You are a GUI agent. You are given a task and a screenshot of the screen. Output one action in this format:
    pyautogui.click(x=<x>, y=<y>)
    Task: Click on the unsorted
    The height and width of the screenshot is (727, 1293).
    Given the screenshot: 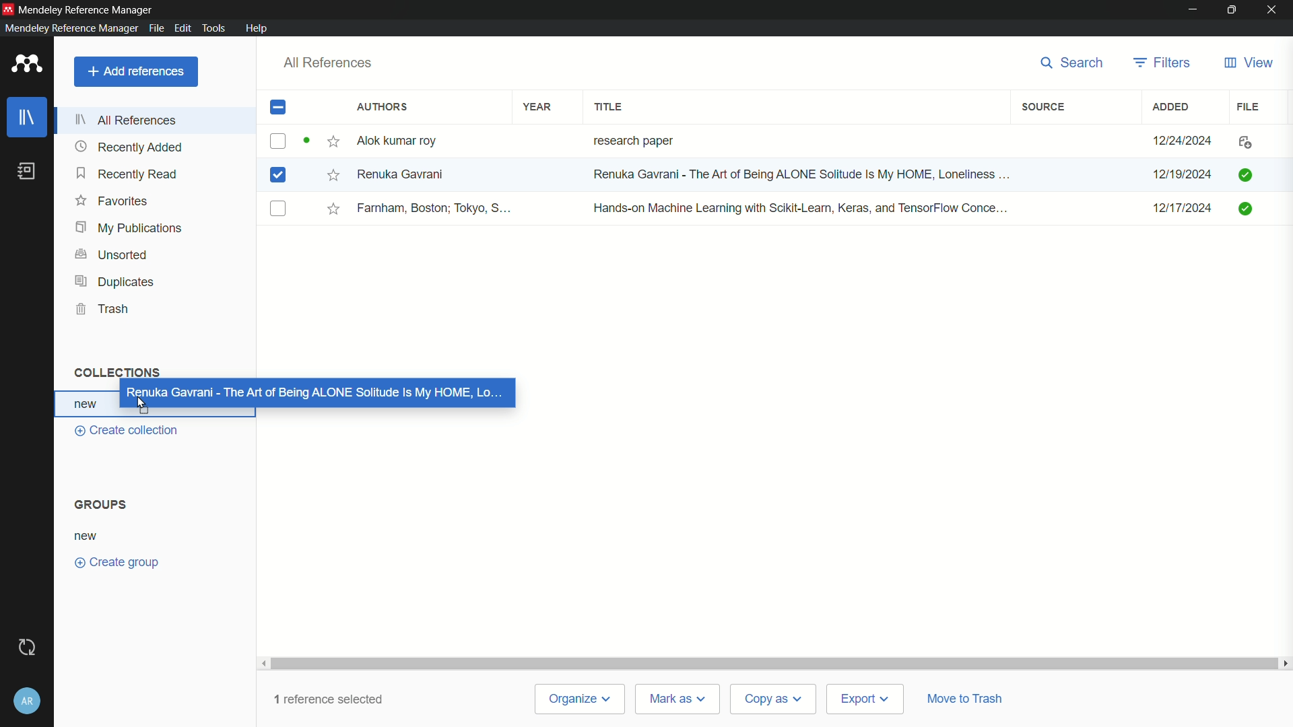 What is the action you would take?
    pyautogui.click(x=114, y=255)
    